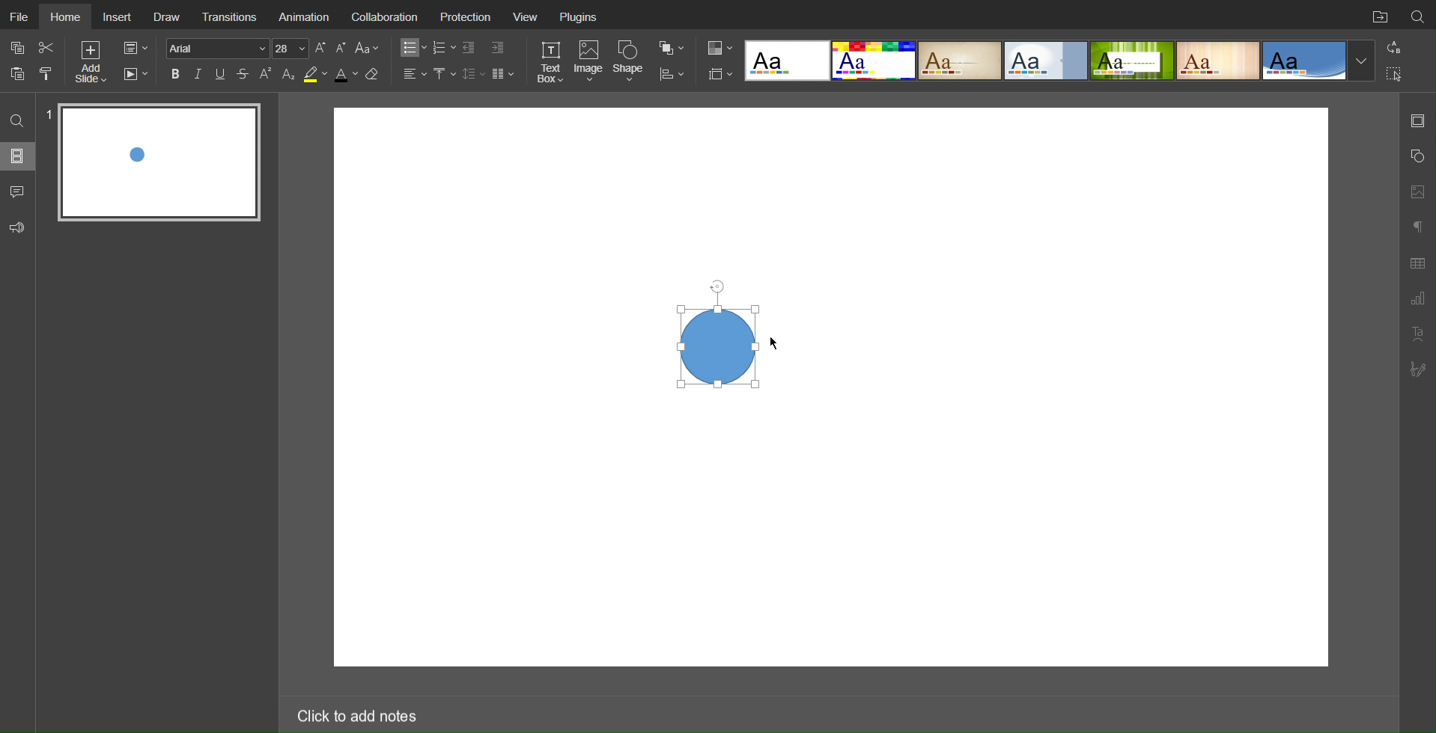 The image size is (1436, 733). Describe the element at coordinates (19, 191) in the screenshot. I see `Comments` at that location.